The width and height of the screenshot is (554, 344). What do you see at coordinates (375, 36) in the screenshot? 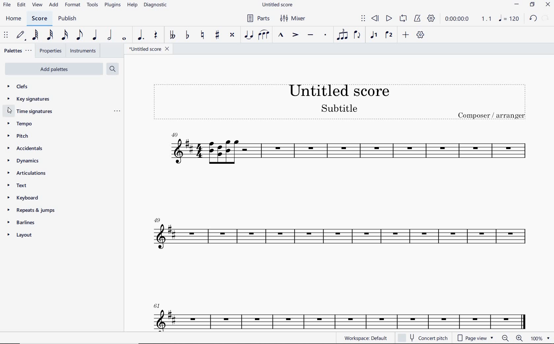
I see `VOICE 1` at bounding box center [375, 36].